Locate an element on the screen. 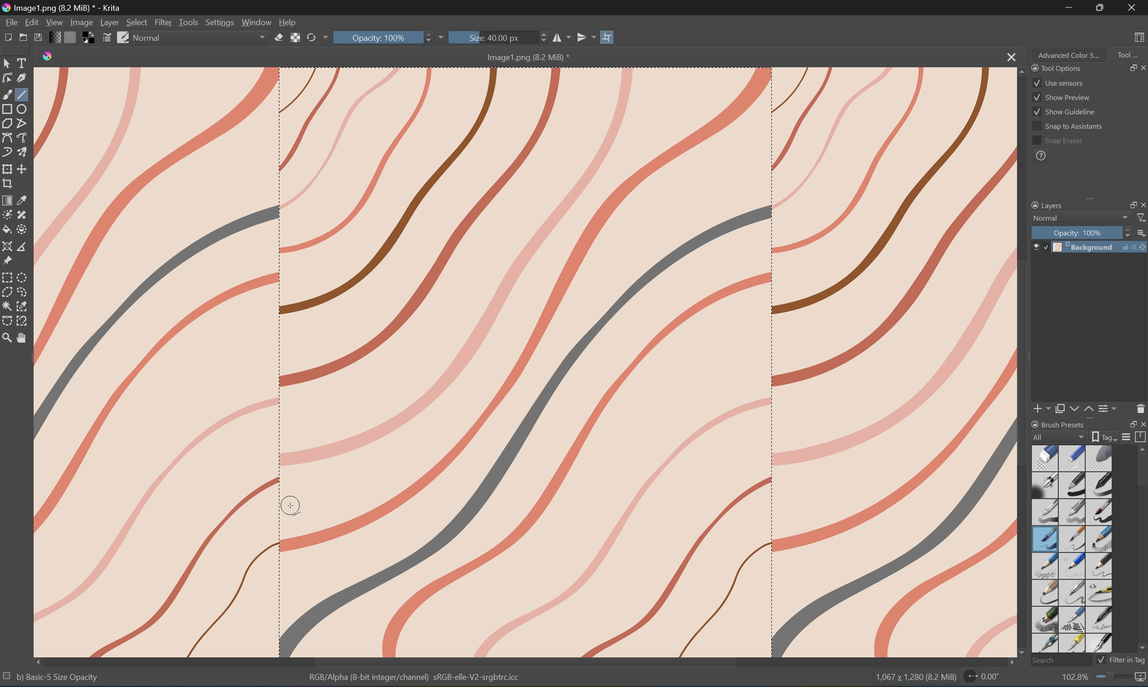  Map the displayed canvas size between pixel size or print size is located at coordinates (1141, 678).